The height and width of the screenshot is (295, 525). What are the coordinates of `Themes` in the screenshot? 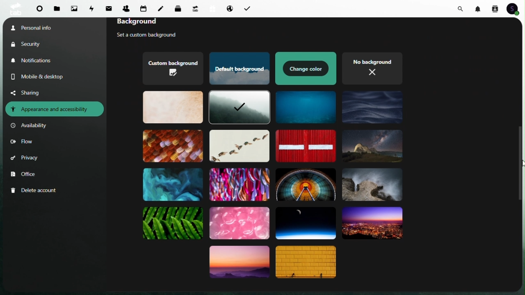 It's located at (371, 223).